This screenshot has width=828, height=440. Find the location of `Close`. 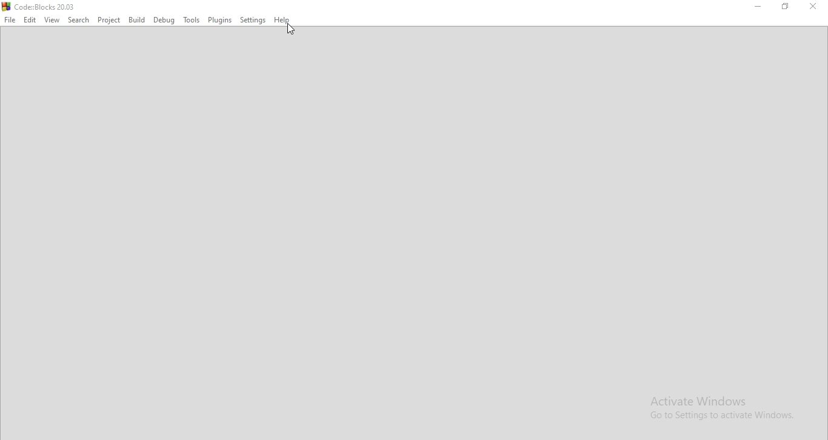

Close is located at coordinates (810, 7).